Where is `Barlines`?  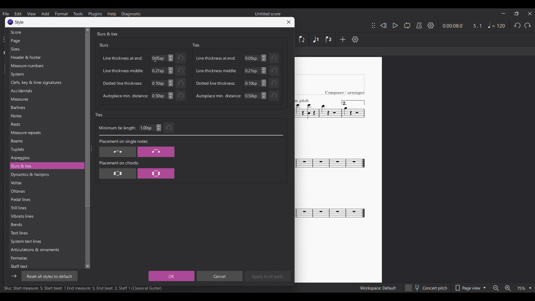
Barlines is located at coordinates (46, 107).